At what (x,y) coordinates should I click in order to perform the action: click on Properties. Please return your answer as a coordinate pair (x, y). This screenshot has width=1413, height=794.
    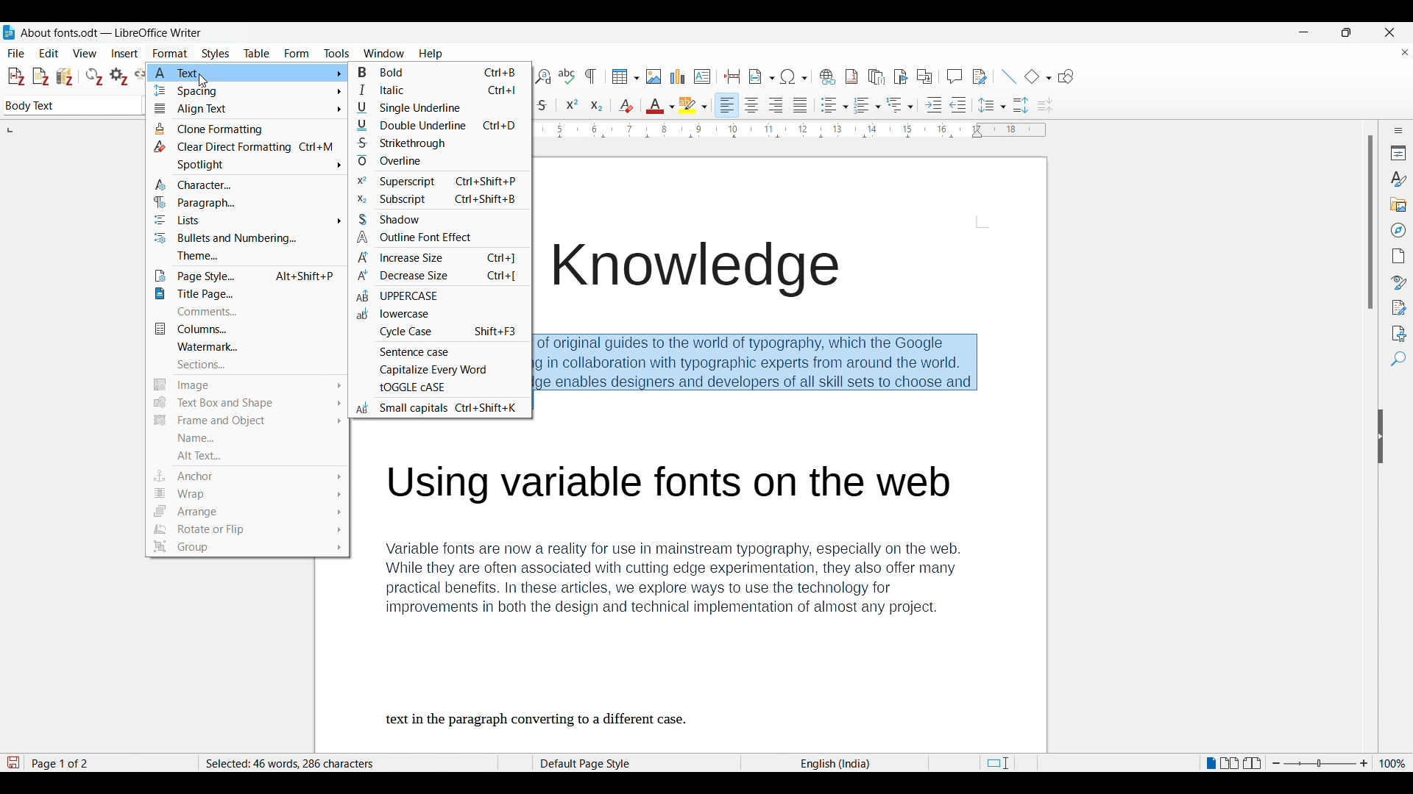
    Looking at the image, I should click on (1399, 153).